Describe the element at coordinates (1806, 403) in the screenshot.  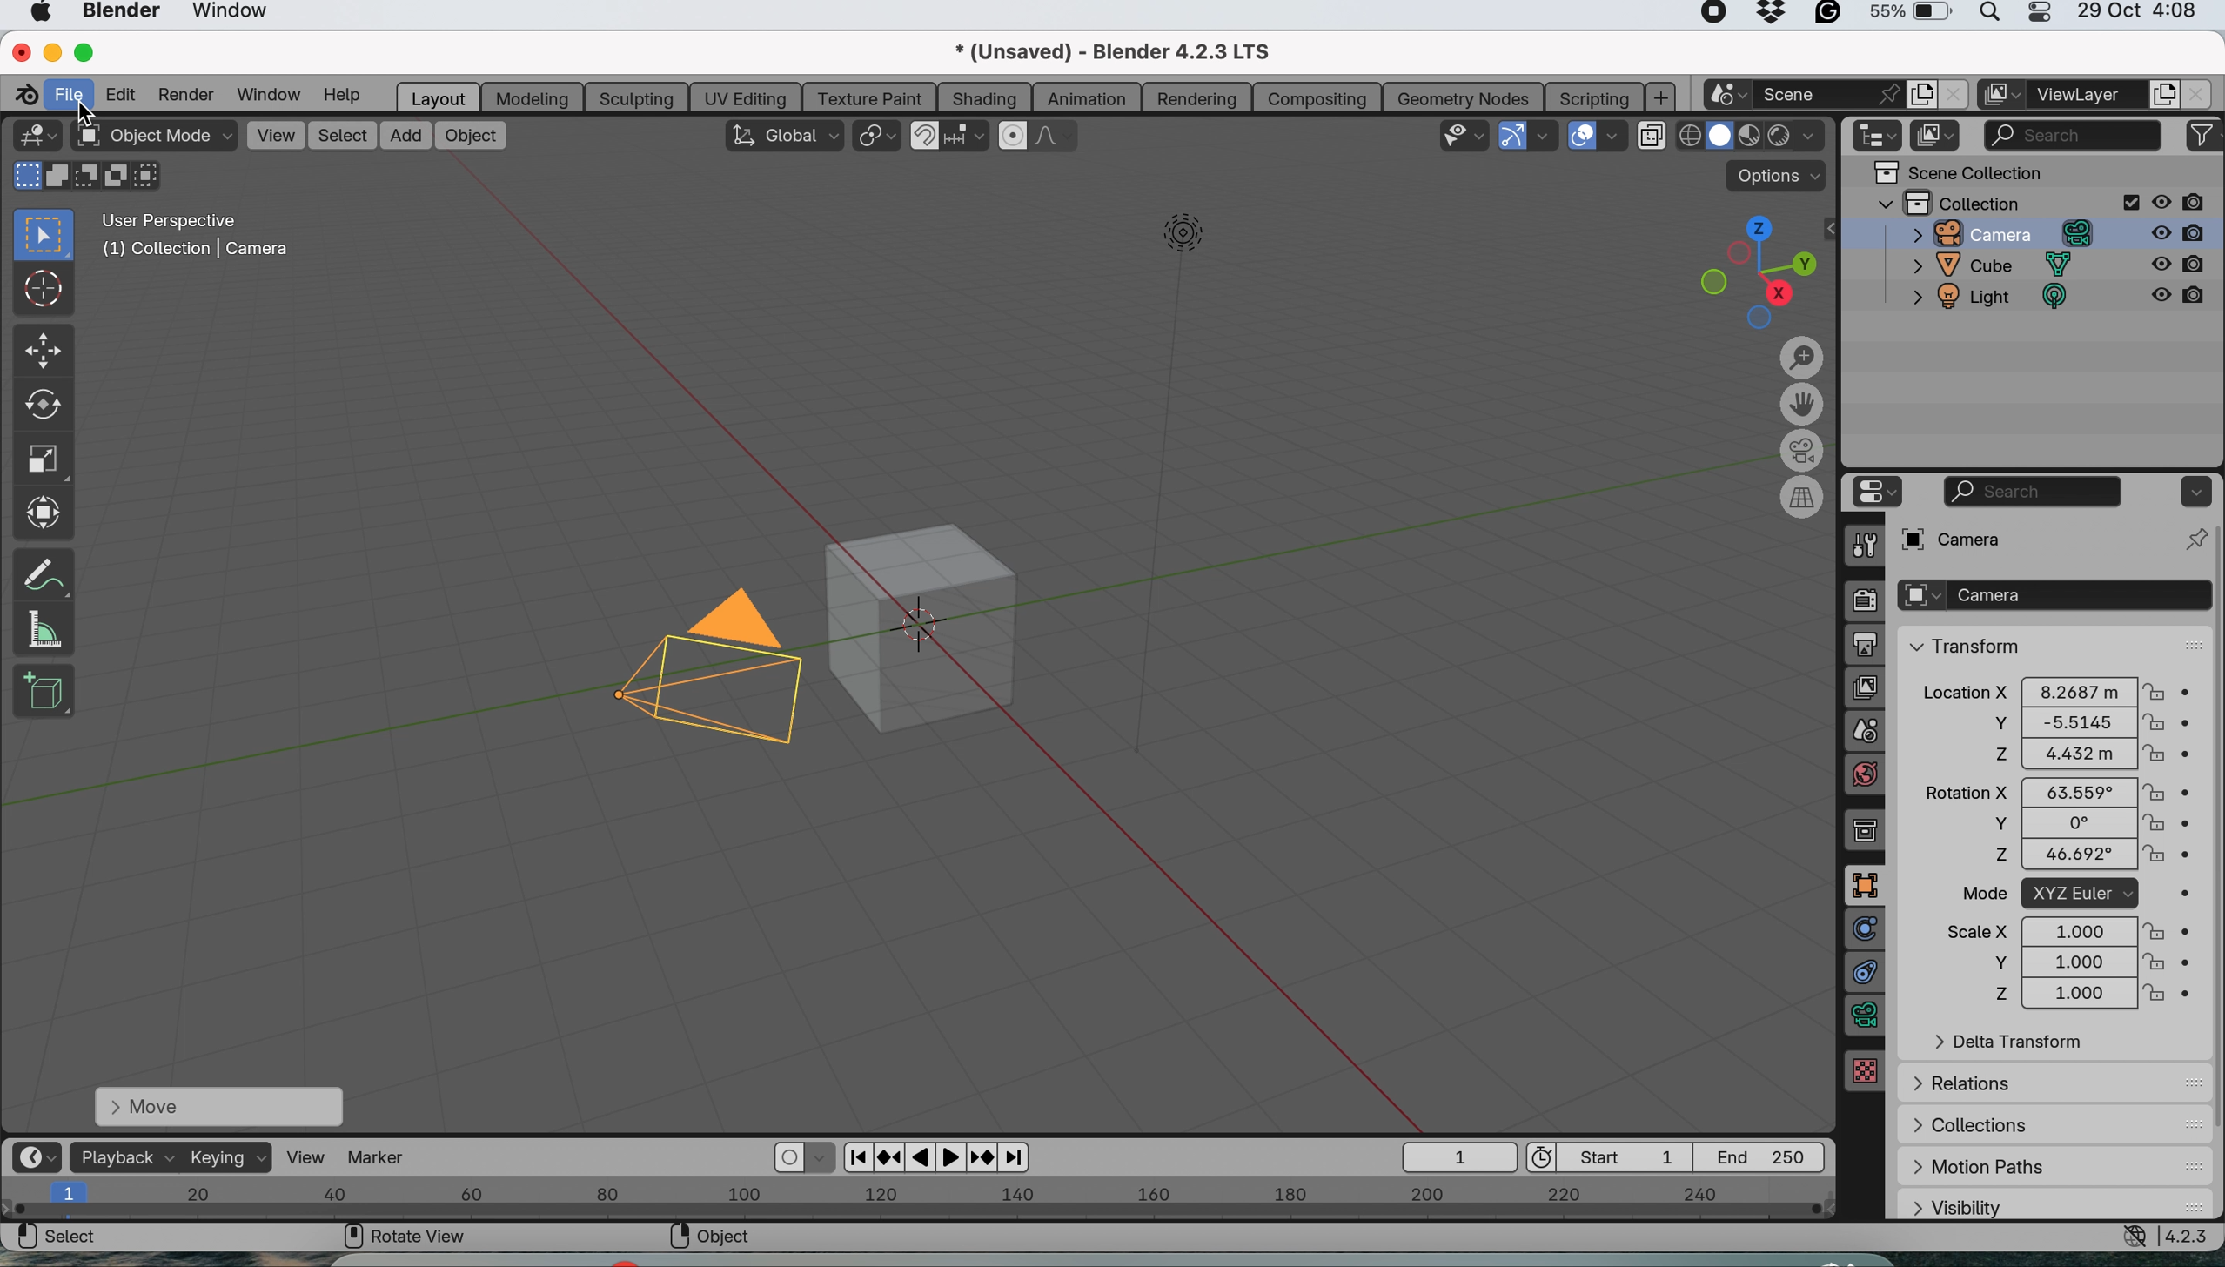
I see `move the view` at that location.